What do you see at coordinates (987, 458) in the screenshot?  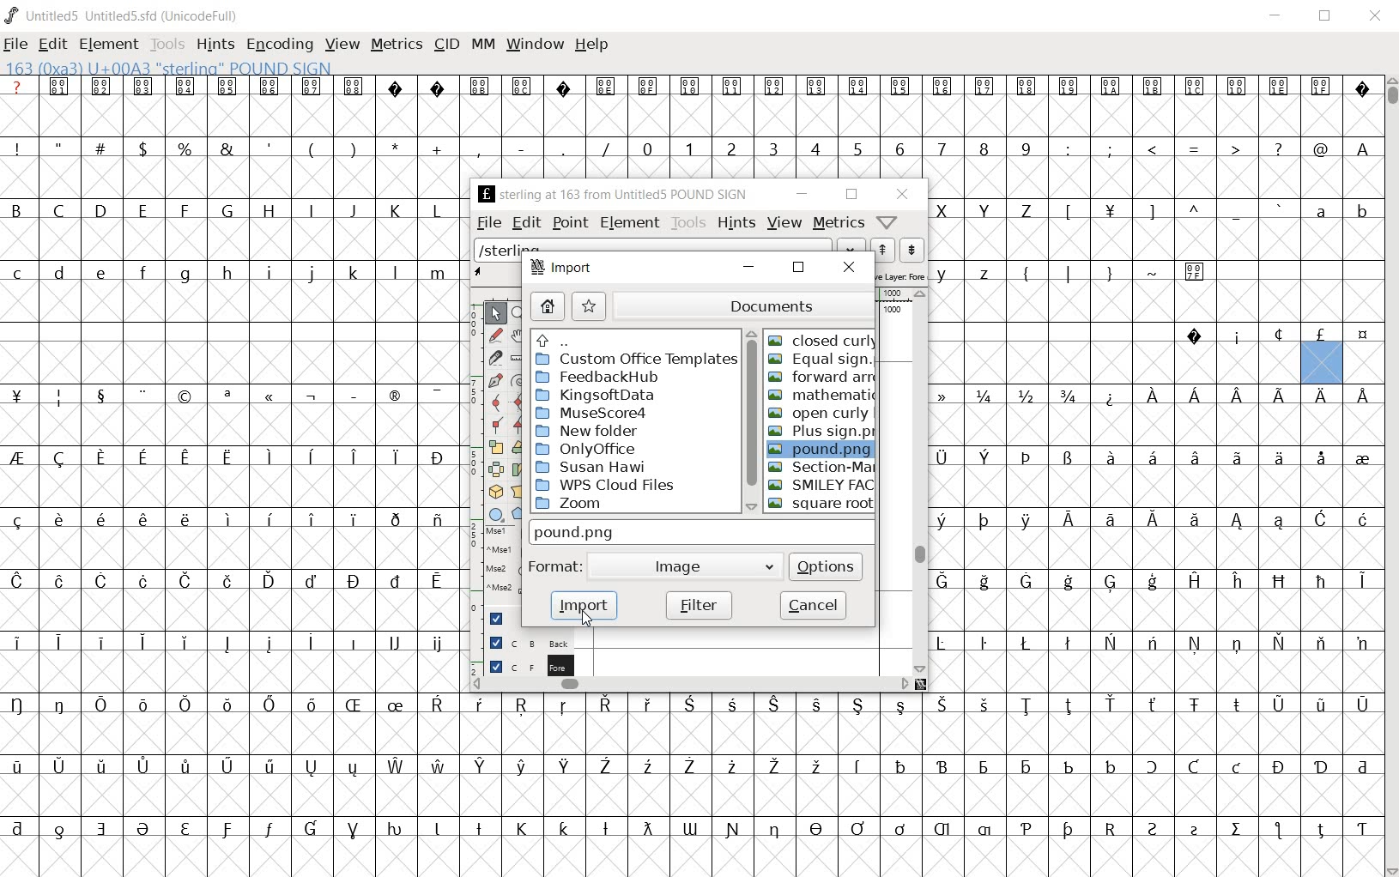 I see `Symbol` at bounding box center [987, 458].